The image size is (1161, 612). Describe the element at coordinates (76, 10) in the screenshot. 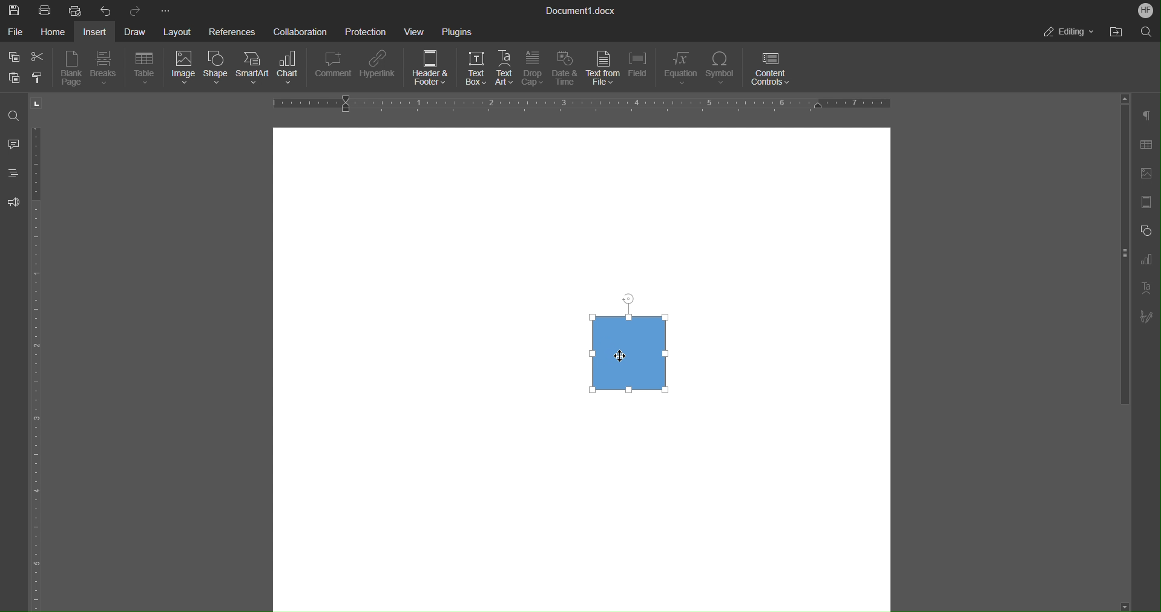

I see `Quick Print` at that location.